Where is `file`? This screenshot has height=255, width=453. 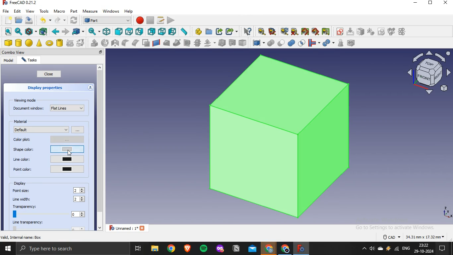
file is located at coordinates (6, 11).